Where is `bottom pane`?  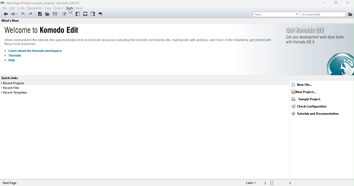 bottom pane is located at coordinates (86, 14).